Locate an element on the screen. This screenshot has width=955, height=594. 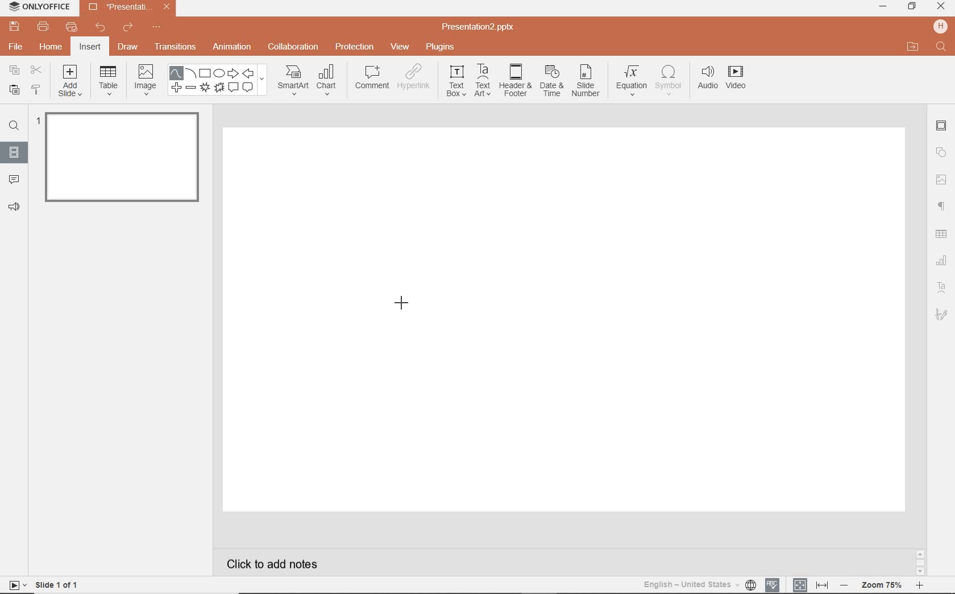
FIND is located at coordinates (16, 126).